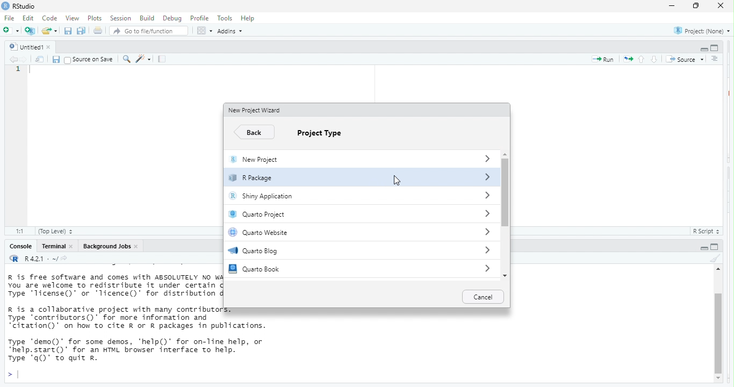 The image size is (734, 387). I want to click on go to next section/chunk, so click(653, 60).